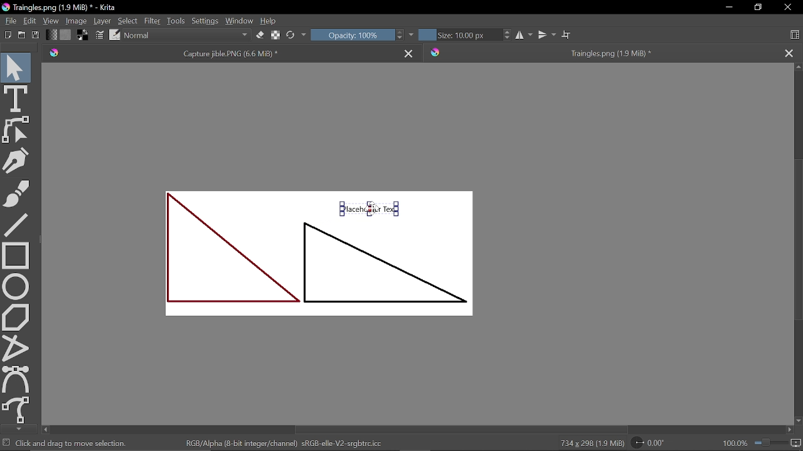 The image size is (803, 451). What do you see at coordinates (322, 262) in the screenshot?
I see `Placeholder Text` at bounding box center [322, 262].